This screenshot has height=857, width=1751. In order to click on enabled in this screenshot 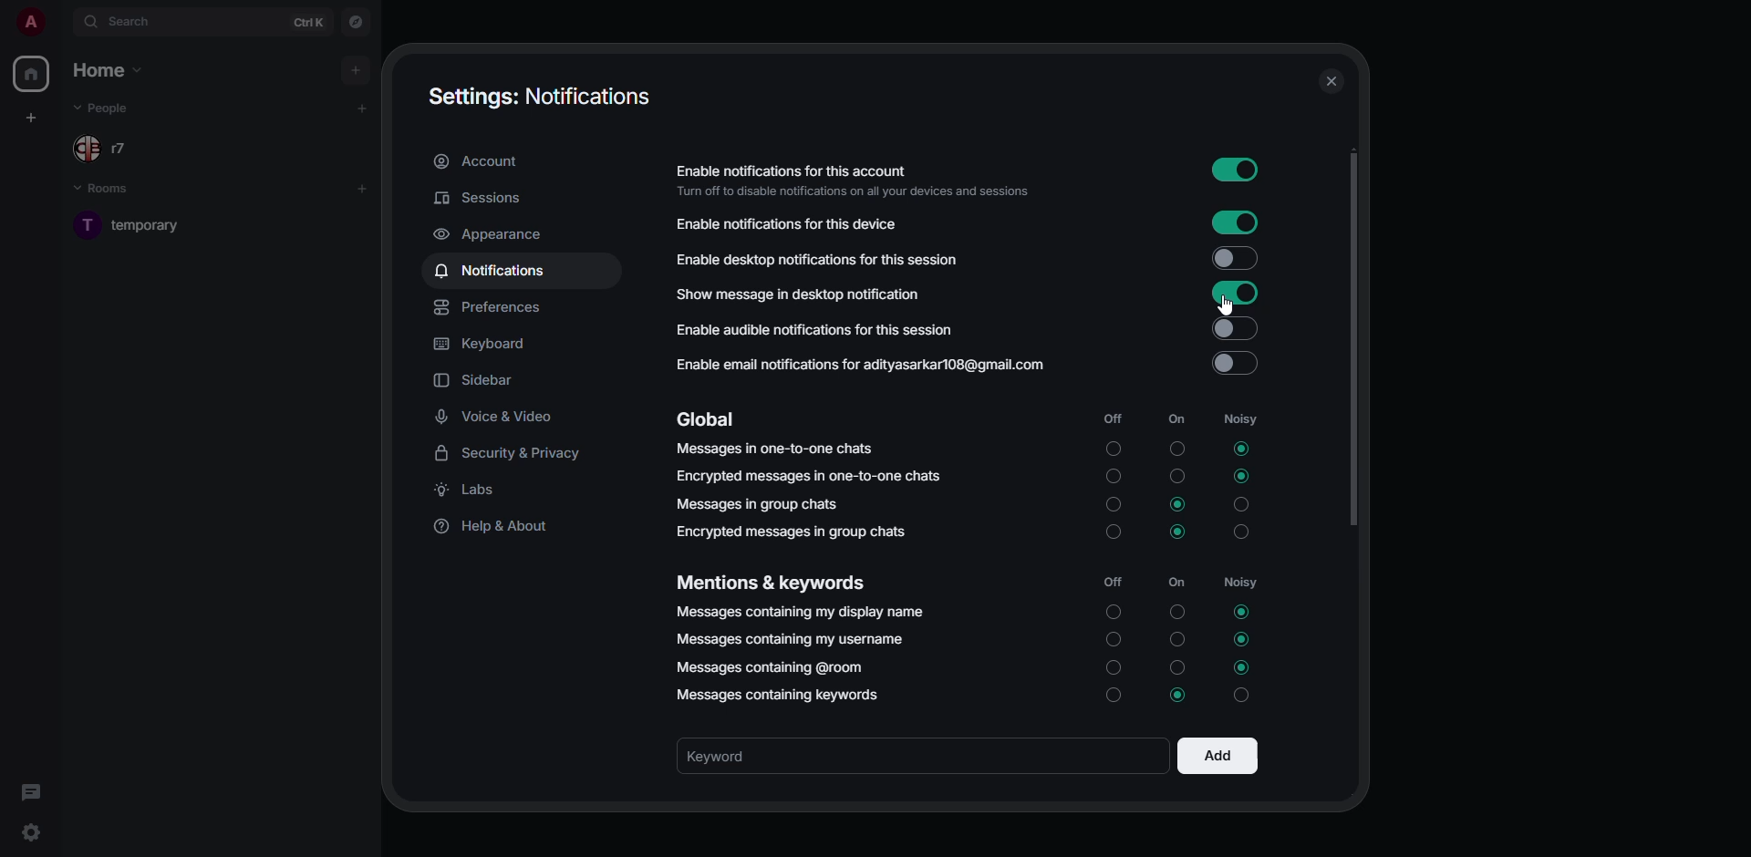, I will do `click(1235, 222)`.